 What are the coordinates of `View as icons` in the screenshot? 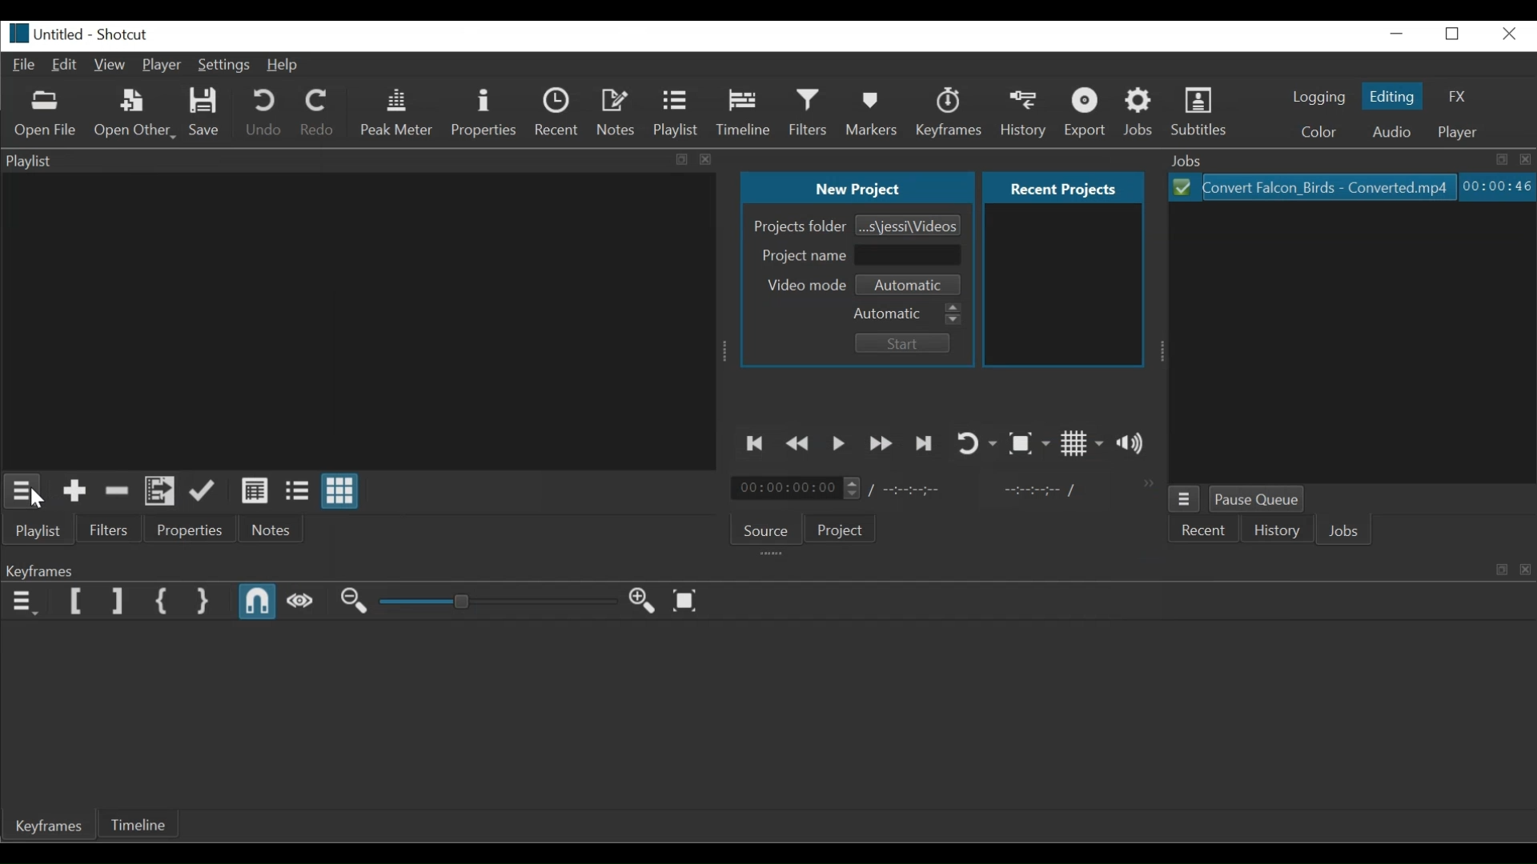 It's located at (340, 490).